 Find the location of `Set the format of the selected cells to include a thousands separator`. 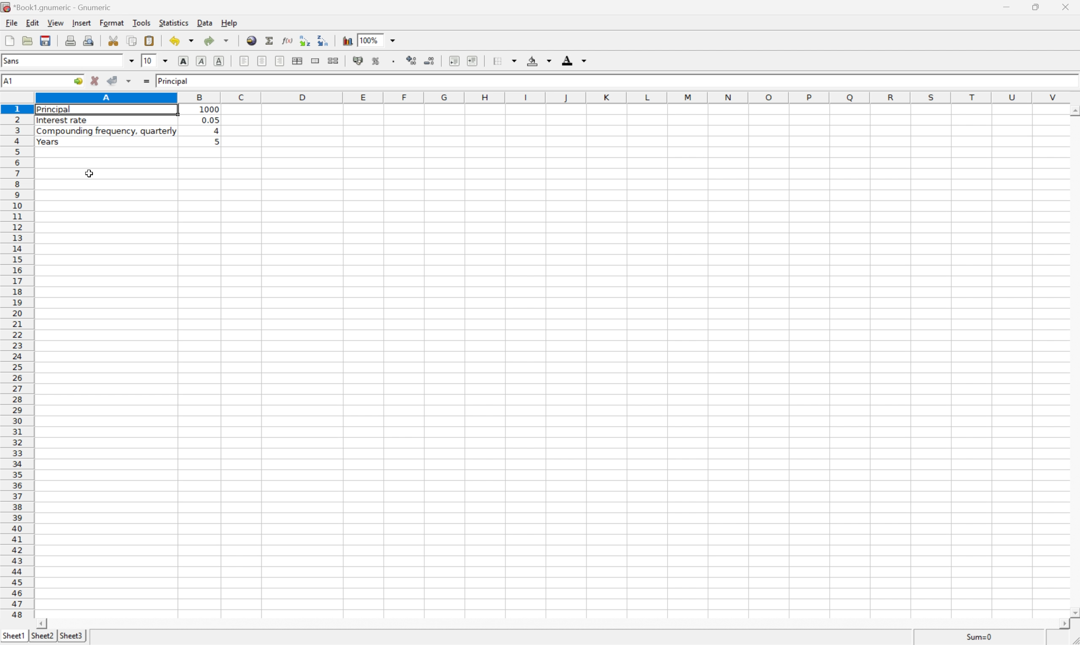

Set the format of the selected cells to include a thousands separator is located at coordinates (394, 60).